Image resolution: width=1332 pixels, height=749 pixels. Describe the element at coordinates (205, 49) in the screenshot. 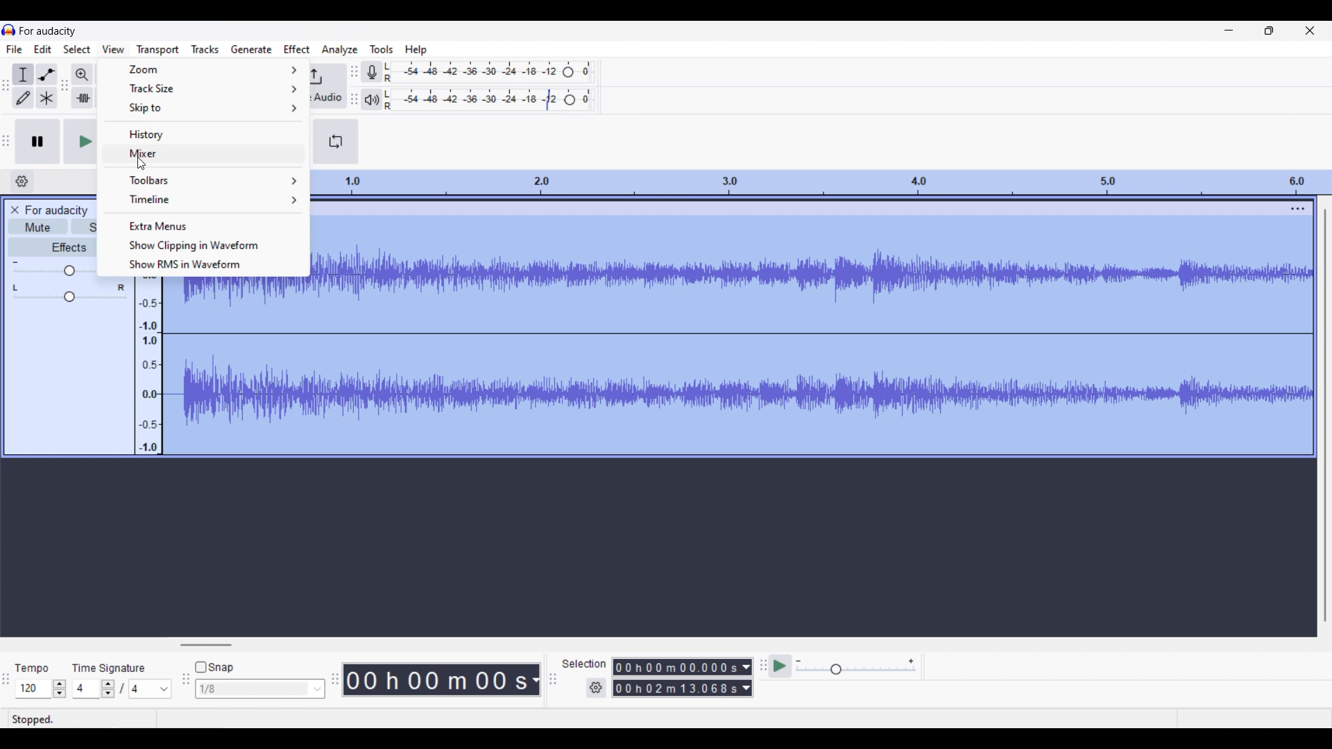

I see `Tracks menu` at that location.